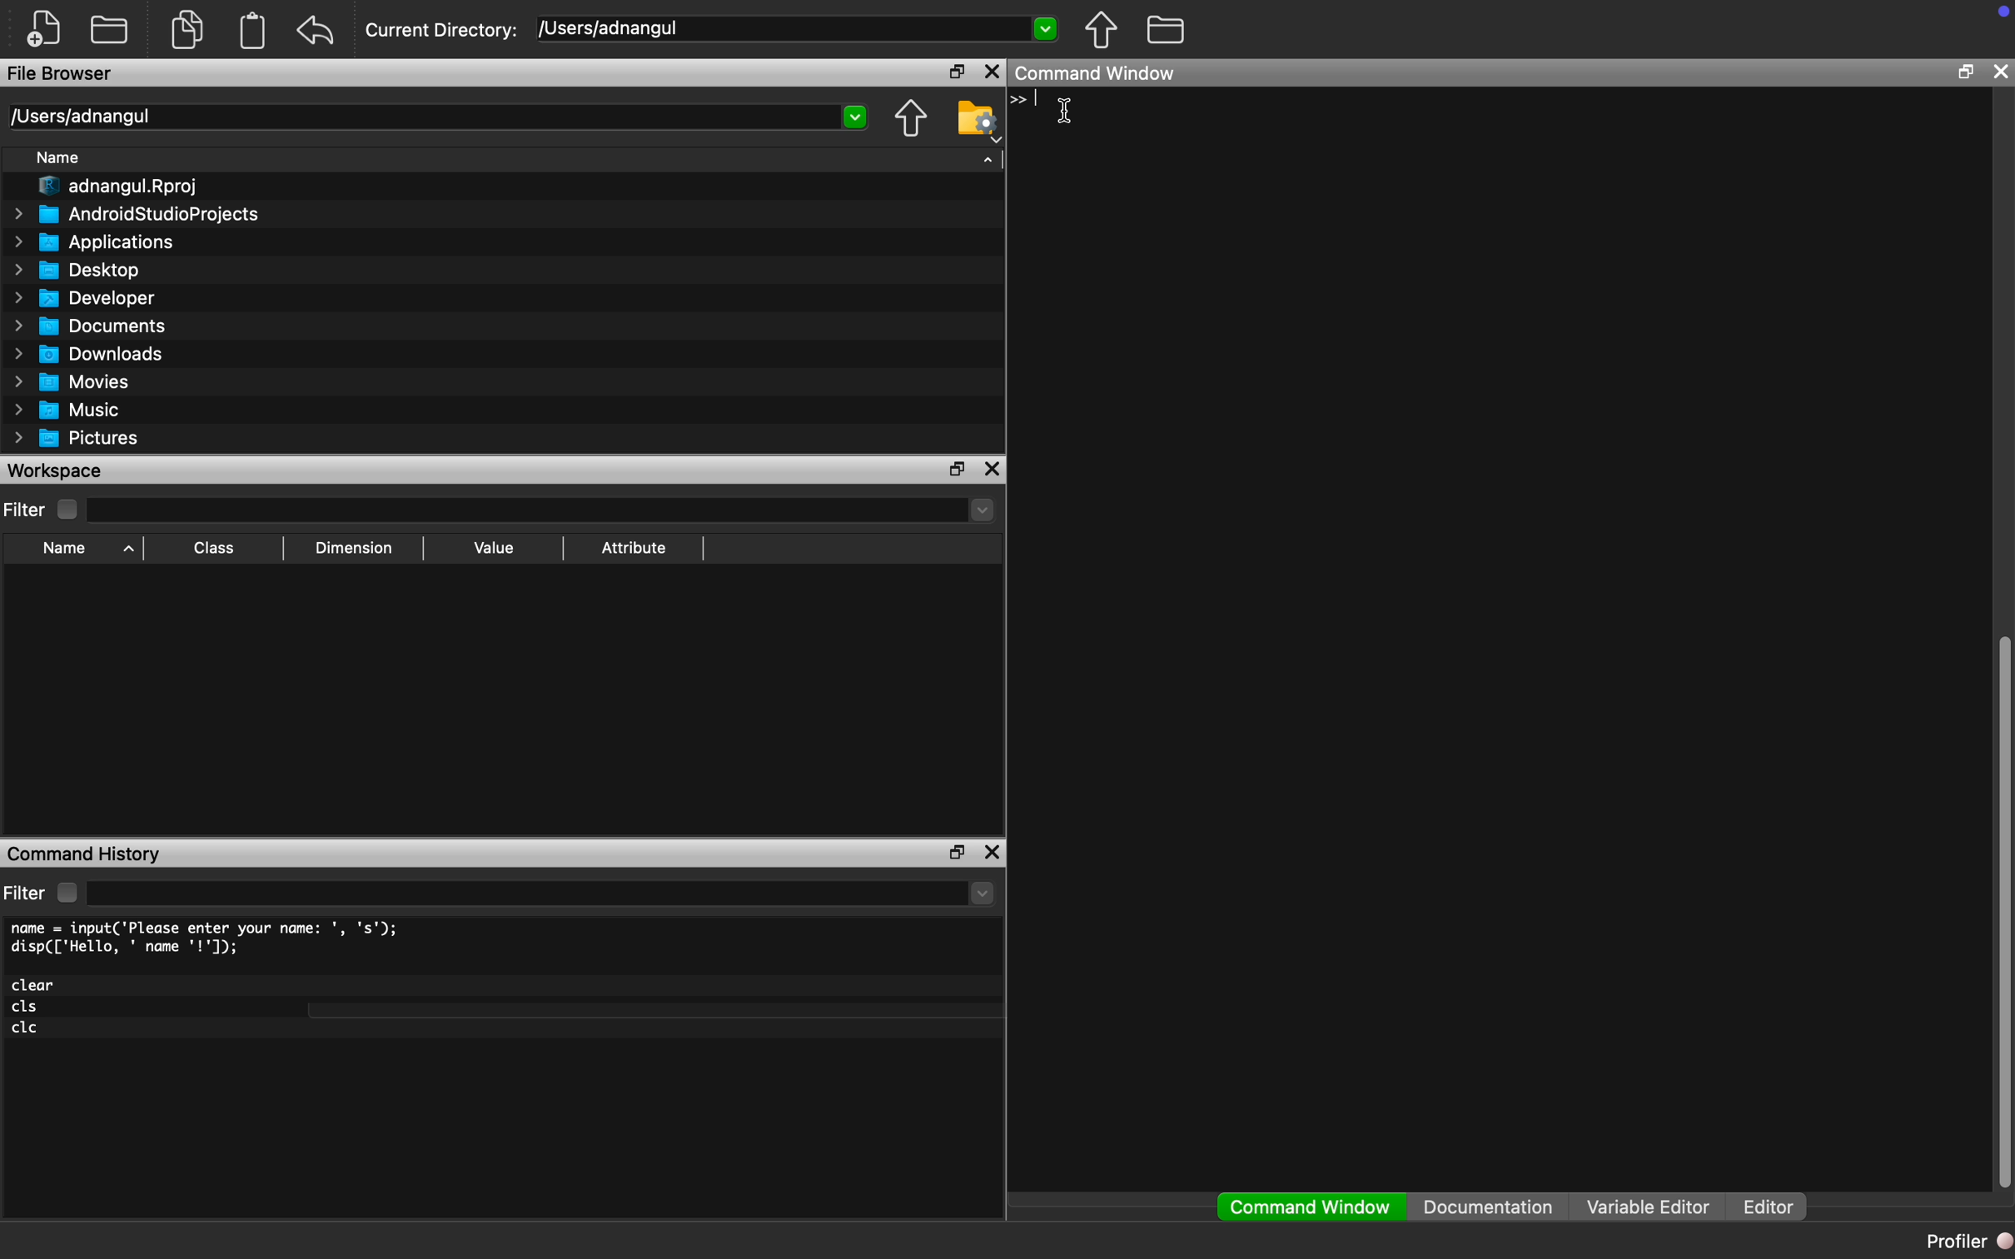 The width and height of the screenshot is (2015, 1259). Describe the element at coordinates (59, 157) in the screenshot. I see `Name` at that location.